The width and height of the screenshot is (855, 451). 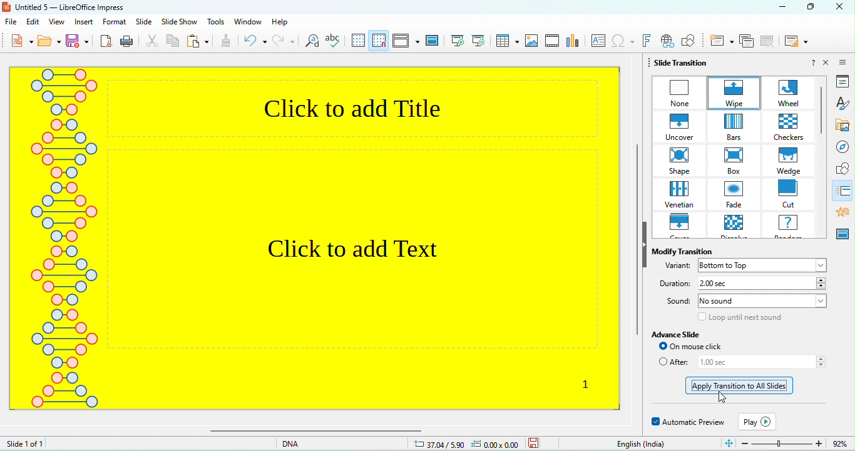 What do you see at coordinates (680, 128) in the screenshot?
I see `uncover` at bounding box center [680, 128].